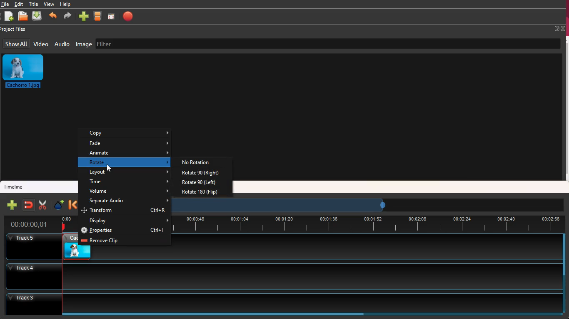  I want to click on time, so click(128, 182).